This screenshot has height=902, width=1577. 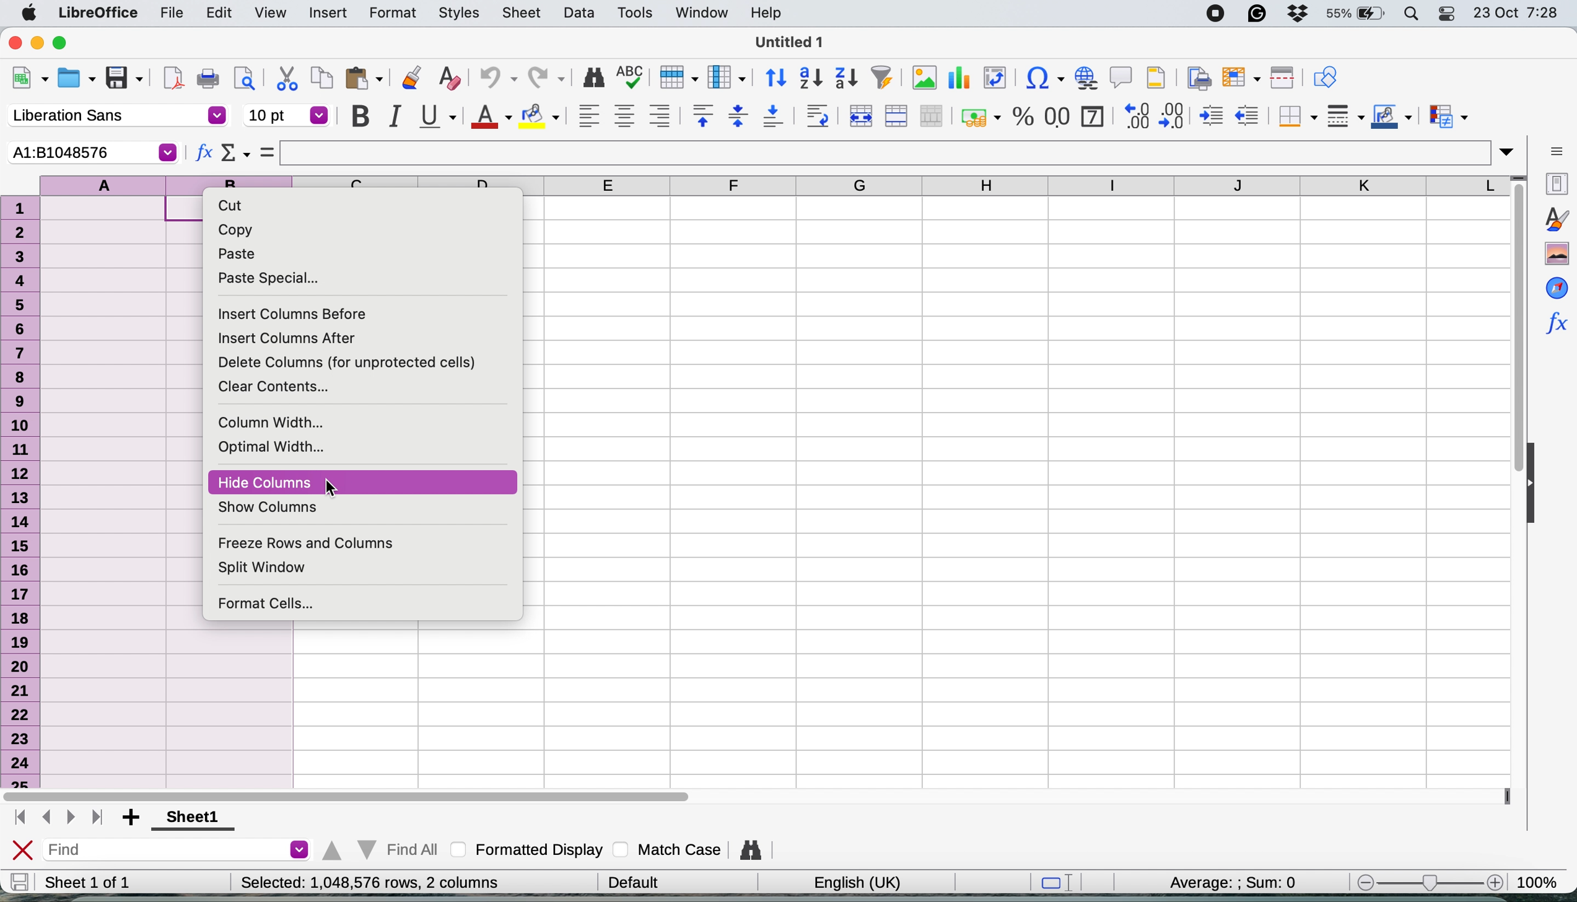 What do you see at coordinates (79, 78) in the screenshot?
I see `open` at bounding box center [79, 78].